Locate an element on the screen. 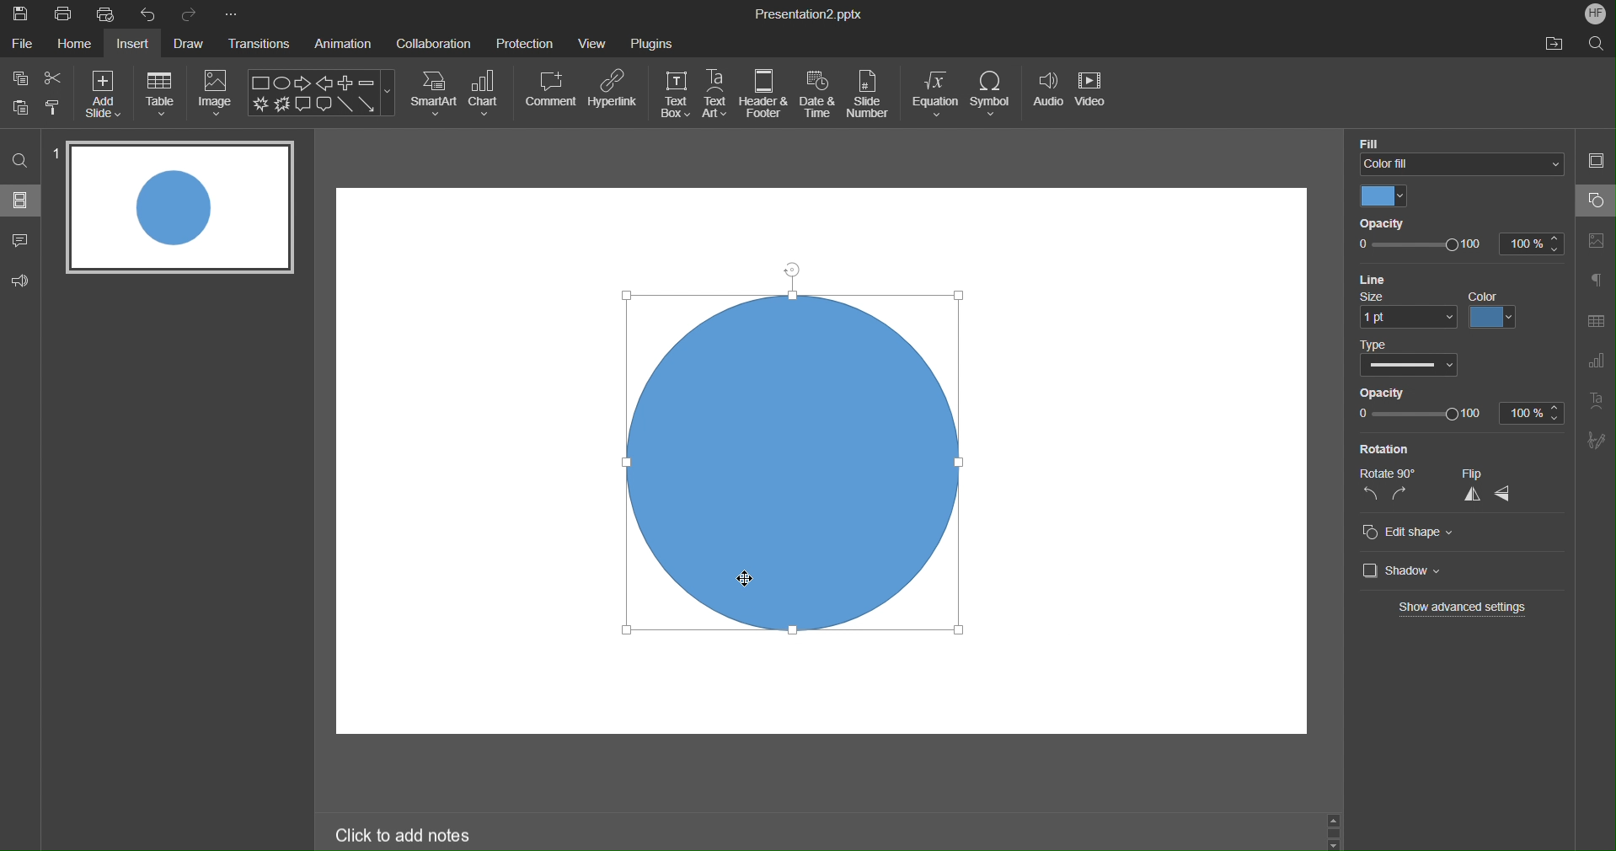  Shadow is located at coordinates (1397, 570).